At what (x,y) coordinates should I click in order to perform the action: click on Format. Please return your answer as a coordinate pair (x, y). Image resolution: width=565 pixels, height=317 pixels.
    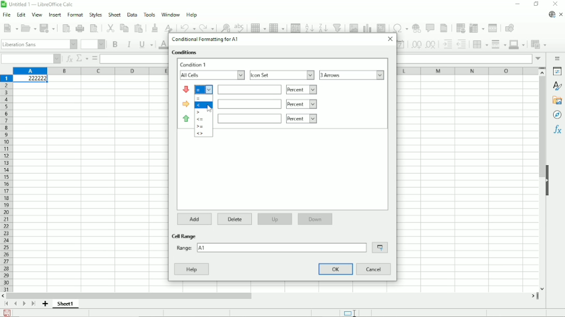
    Looking at the image, I should click on (75, 15).